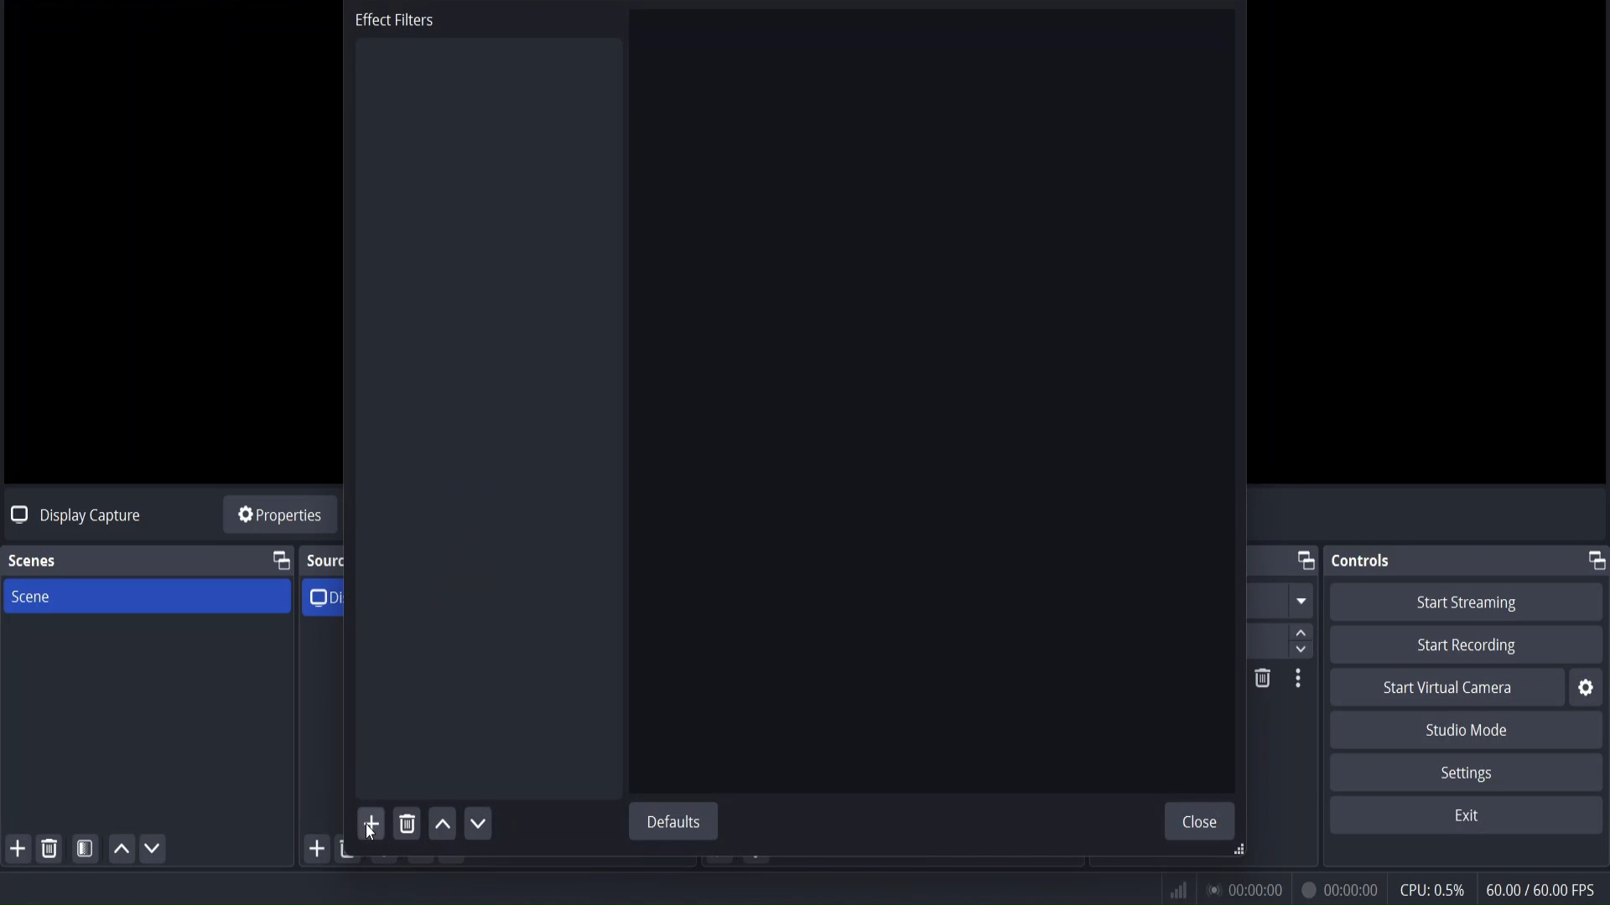 The height and width of the screenshot is (905, 1610). I want to click on start virtual camera, so click(1448, 689).